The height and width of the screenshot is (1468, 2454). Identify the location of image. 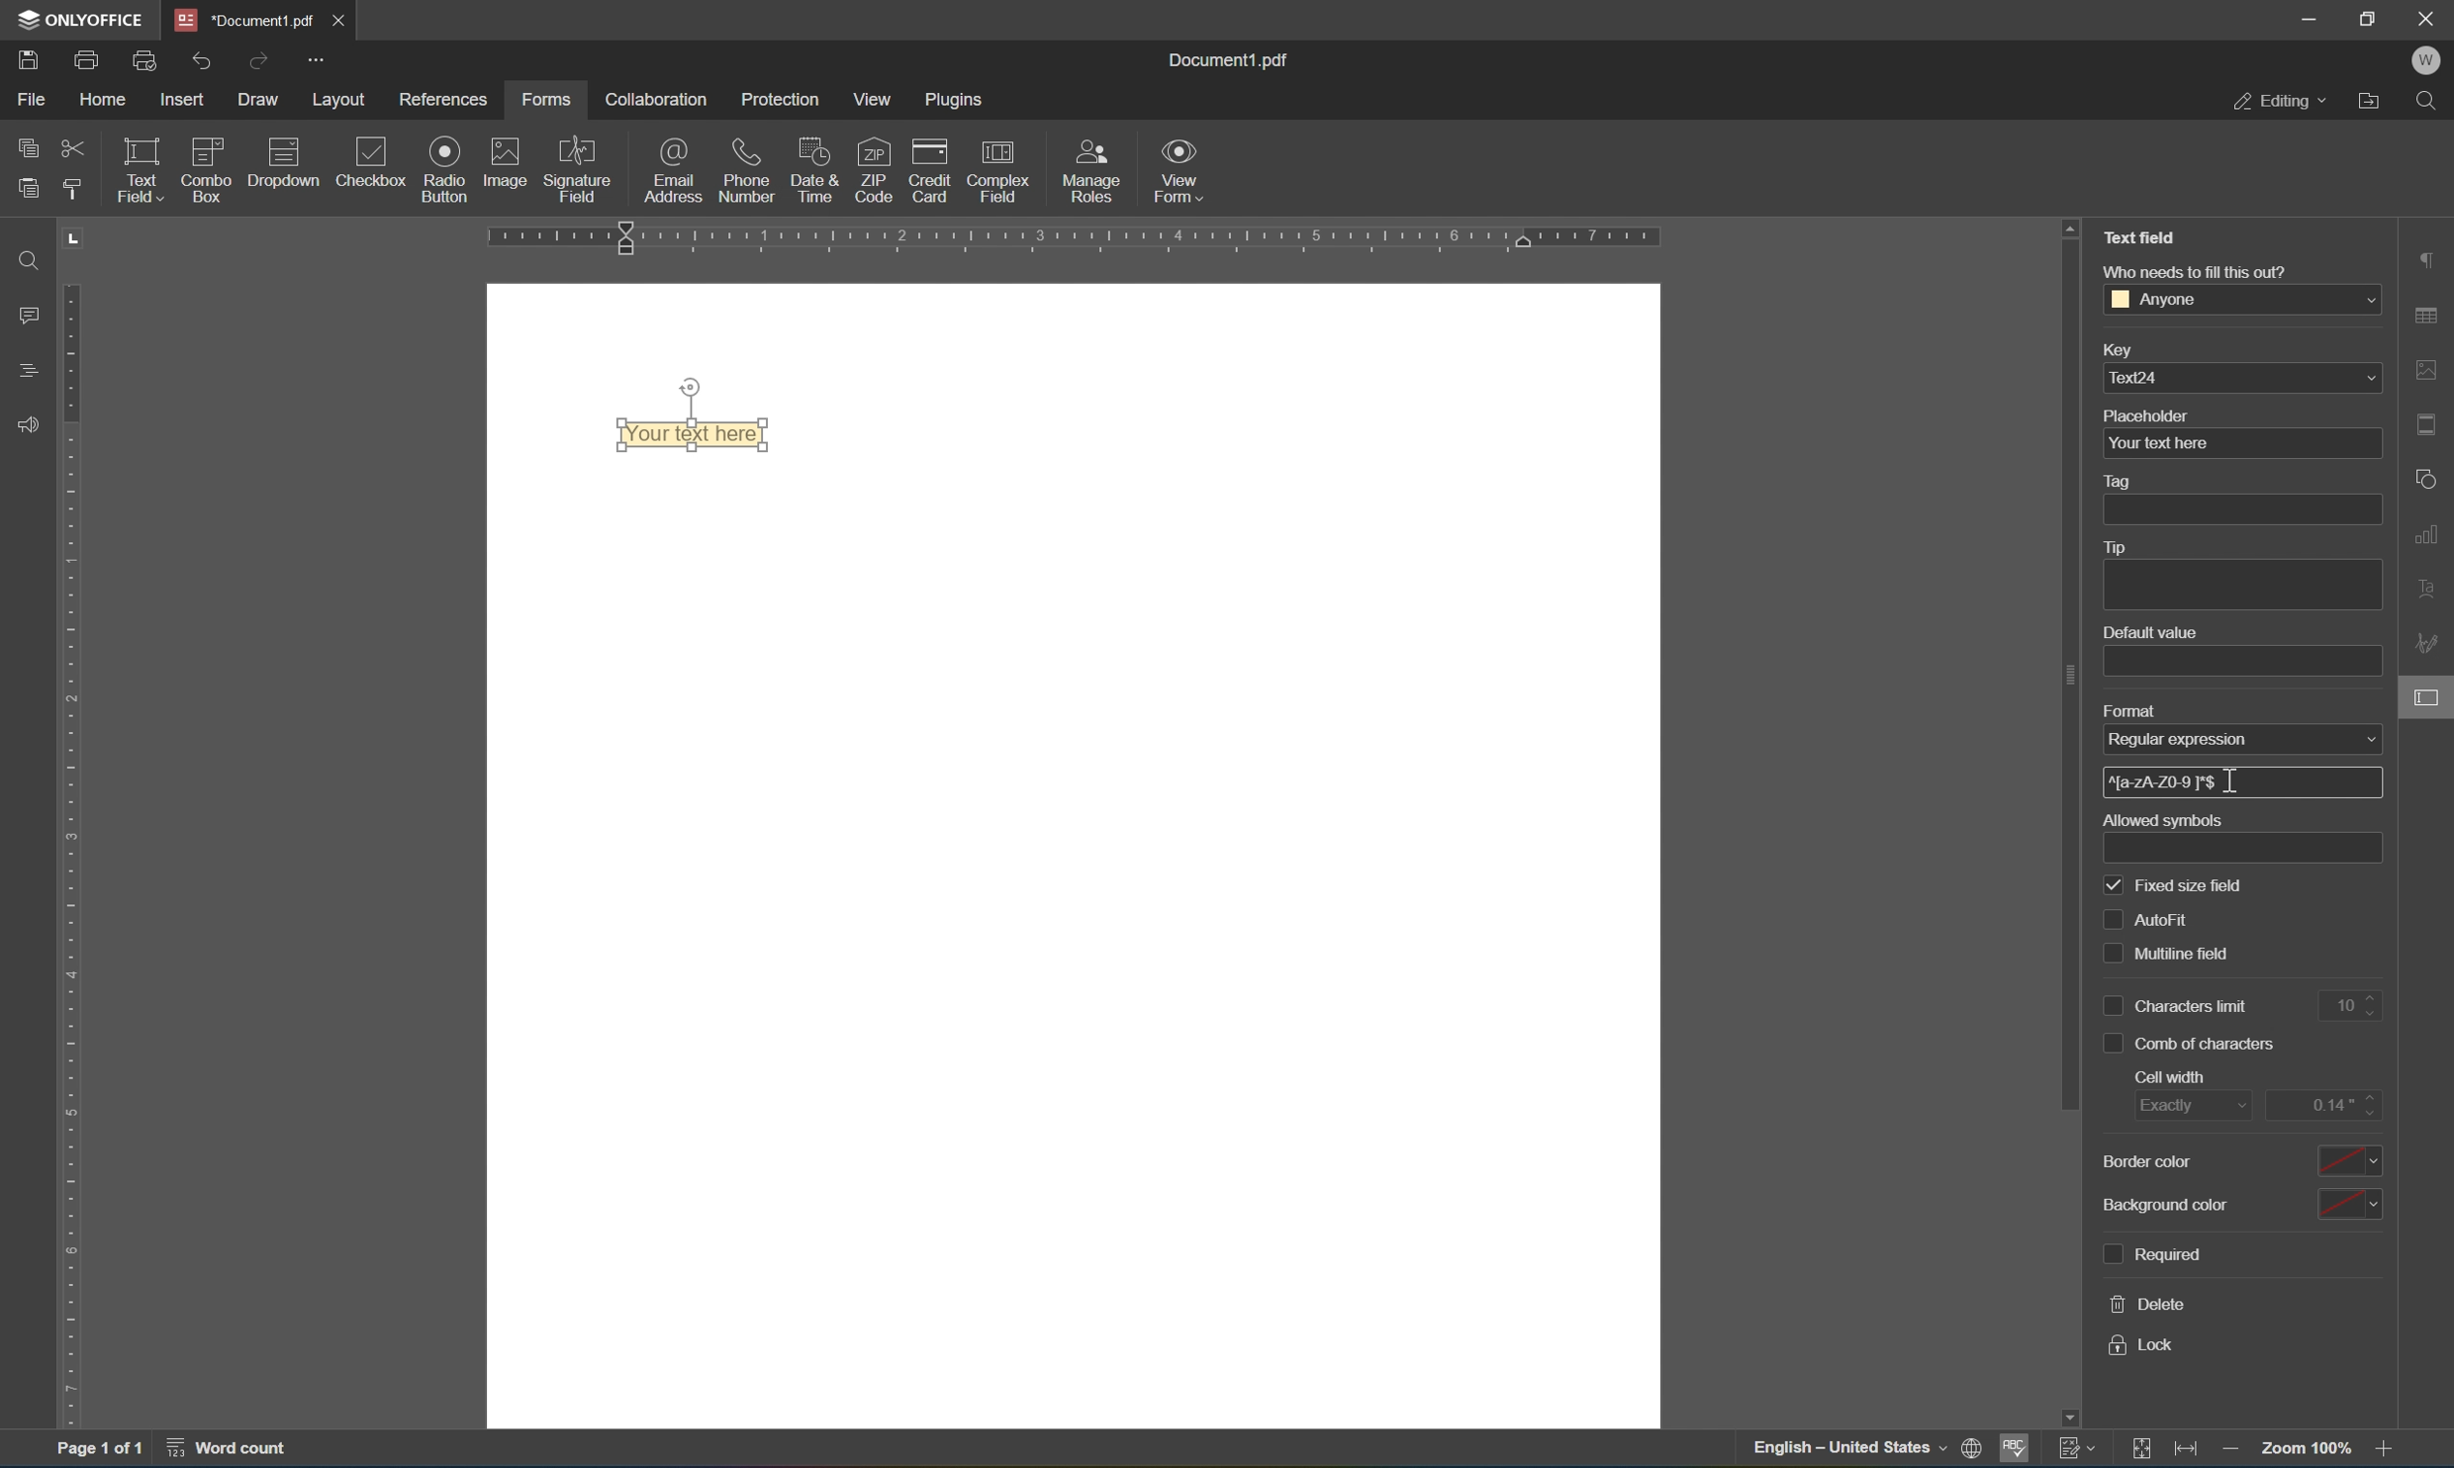
(507, 160).